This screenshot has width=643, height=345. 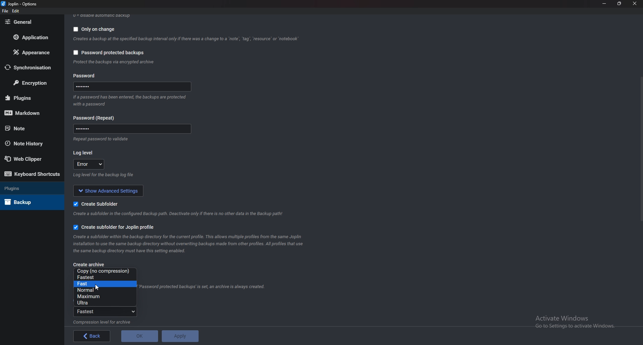 What do you see at coordinates (29, 22) in the screenshot?
I see `General` at bounding box center [29, 22].